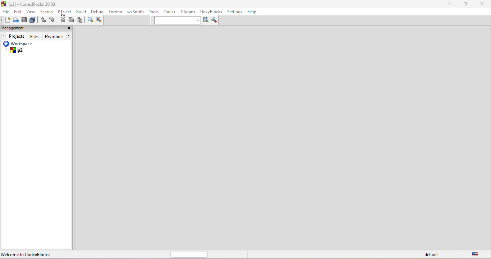 This screenshot has height=259, width=491. Describe the element at coordinates (206, 21) in the screenshot. I see `run search` at that location.